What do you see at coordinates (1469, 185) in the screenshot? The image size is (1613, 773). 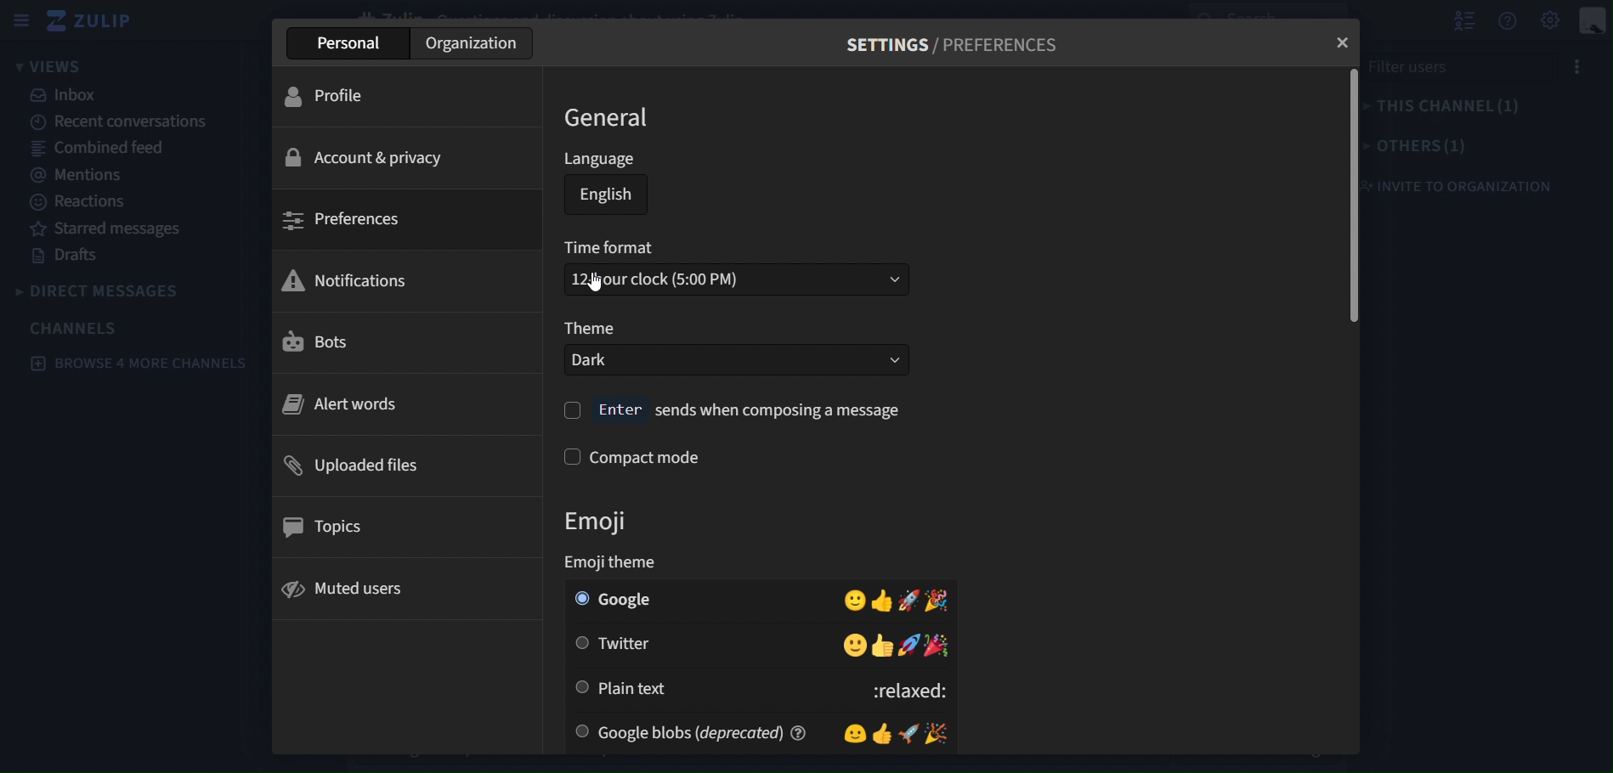 I see `invite to organization` at bounding box center [1469, 185].